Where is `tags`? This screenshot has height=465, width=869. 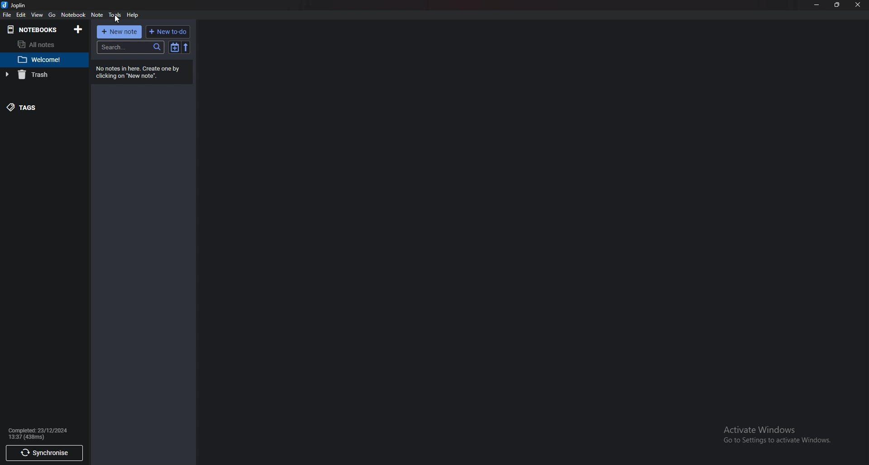 tags is located at coordinates (37, 106).